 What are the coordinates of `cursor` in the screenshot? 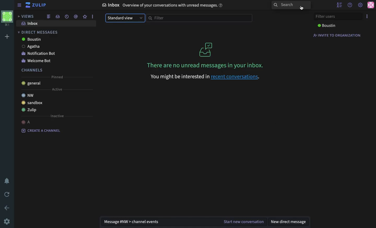 It's located at (302, 9).